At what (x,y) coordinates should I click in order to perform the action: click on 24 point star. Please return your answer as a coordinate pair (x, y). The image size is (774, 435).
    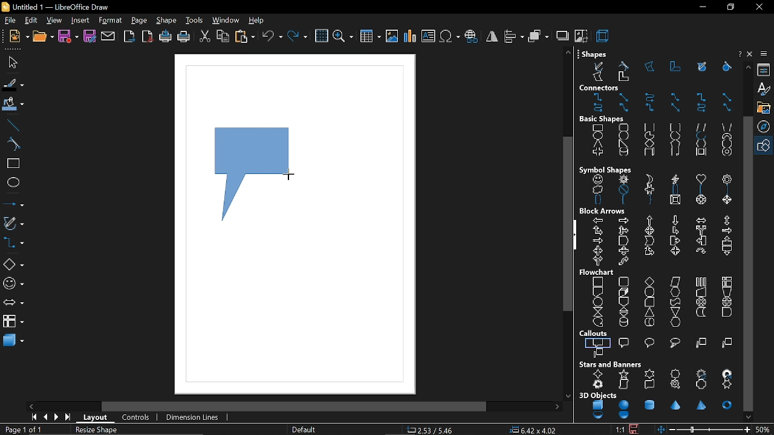
    Looking at the image, I should click on (727, 373).